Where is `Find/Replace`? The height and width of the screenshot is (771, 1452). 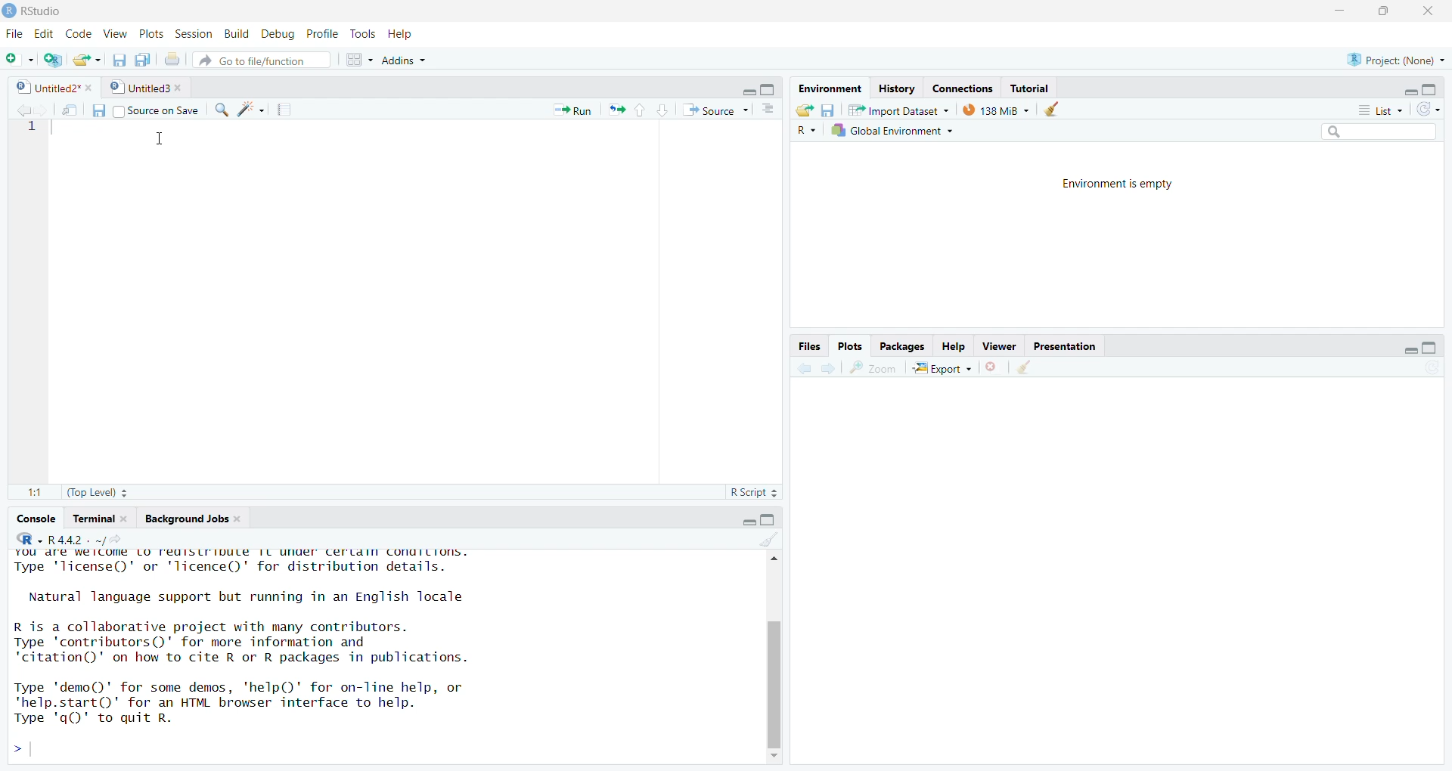 Find/Replace is located at coordinates (221, 110).